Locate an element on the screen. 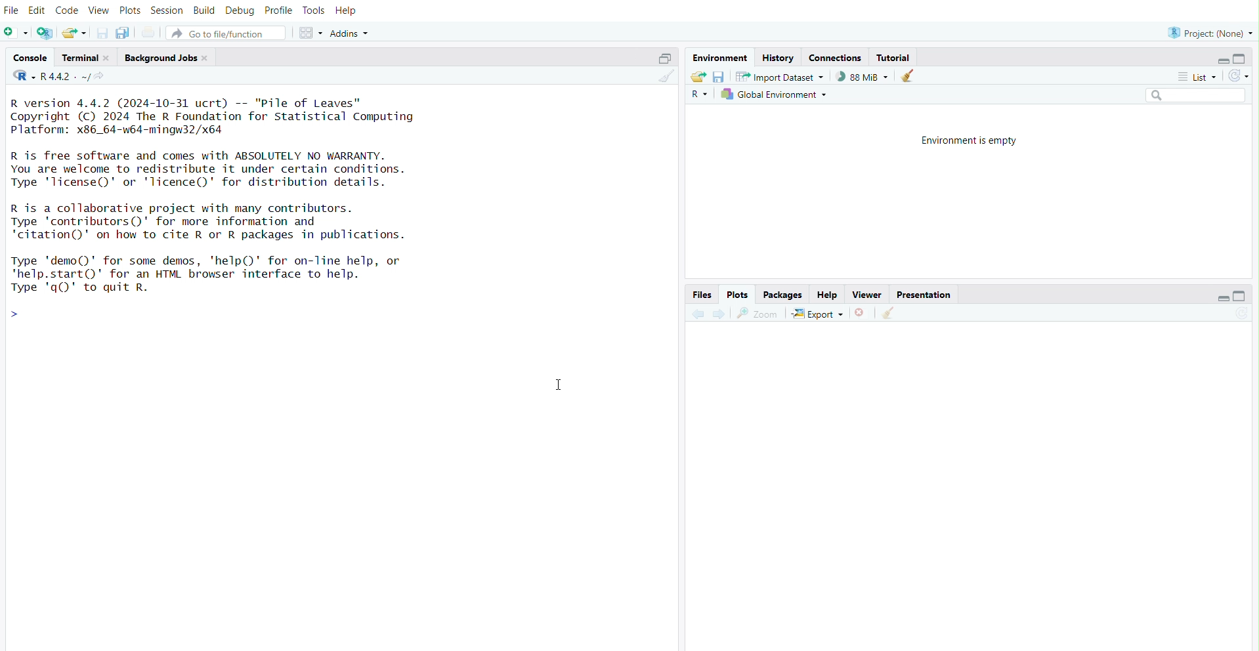 This screenshot has width=1259, height=651. language select is located at coordinates (700, 96).